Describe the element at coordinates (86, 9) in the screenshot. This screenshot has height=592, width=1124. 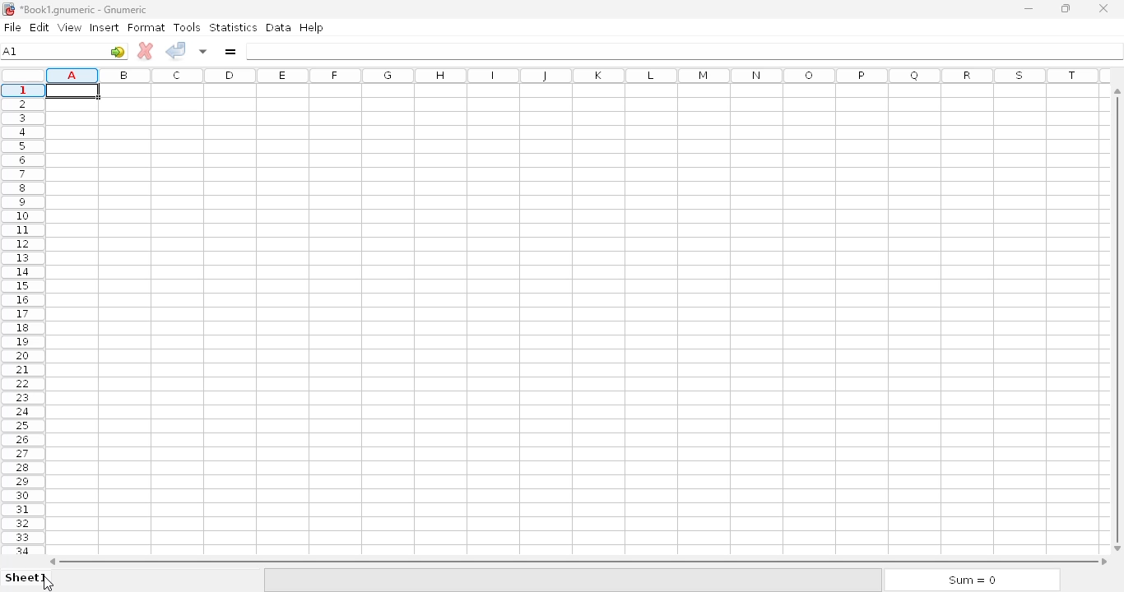
I see `*Book1.gnumeric - Gnumeric` at that location.